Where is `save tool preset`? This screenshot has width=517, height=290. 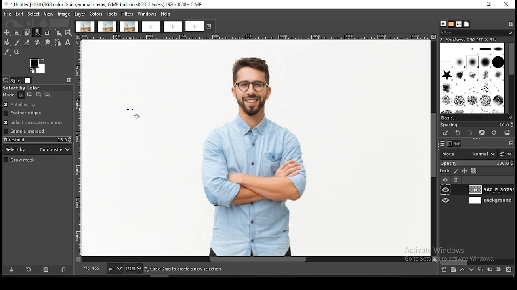 save tool preset is located at coordinates (11, 269).